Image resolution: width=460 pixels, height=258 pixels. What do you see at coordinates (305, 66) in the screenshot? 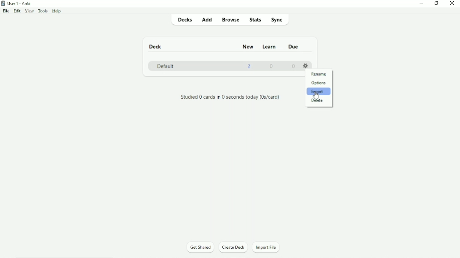
I see `Settings` at bounding box center [305, 66].